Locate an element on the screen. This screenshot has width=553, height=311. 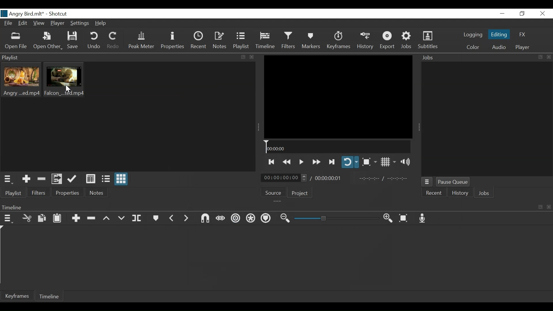
Filters is located at coordinates (289, 40).